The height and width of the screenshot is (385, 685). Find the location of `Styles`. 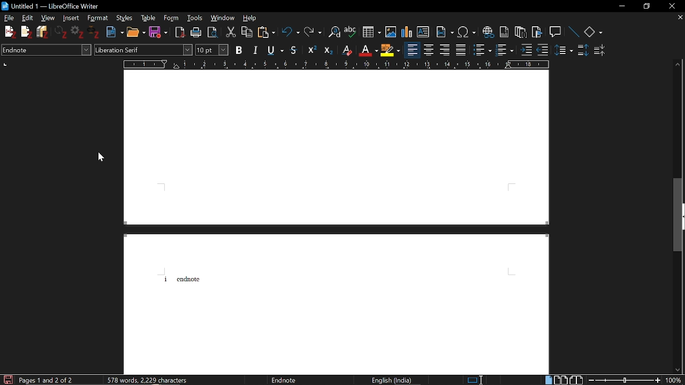

Styles is located at coordinates (125, 18).